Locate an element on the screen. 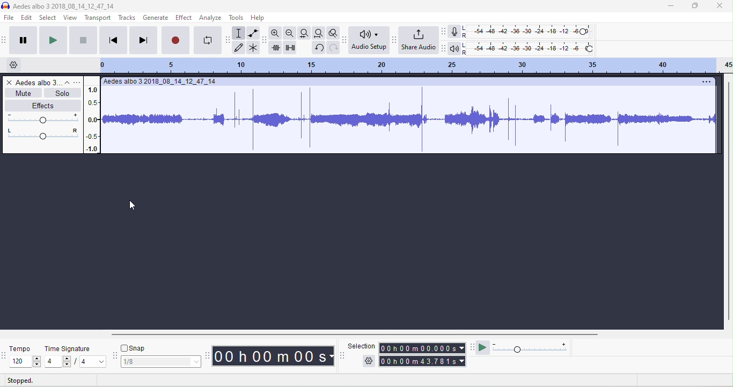  recording meter toolbar is located at coordinates (444, 31).